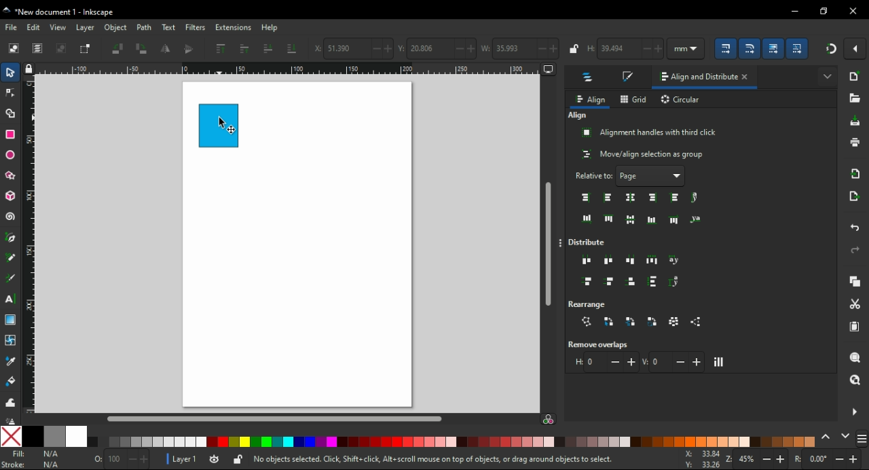  I want to click on next, so click(845, 435).